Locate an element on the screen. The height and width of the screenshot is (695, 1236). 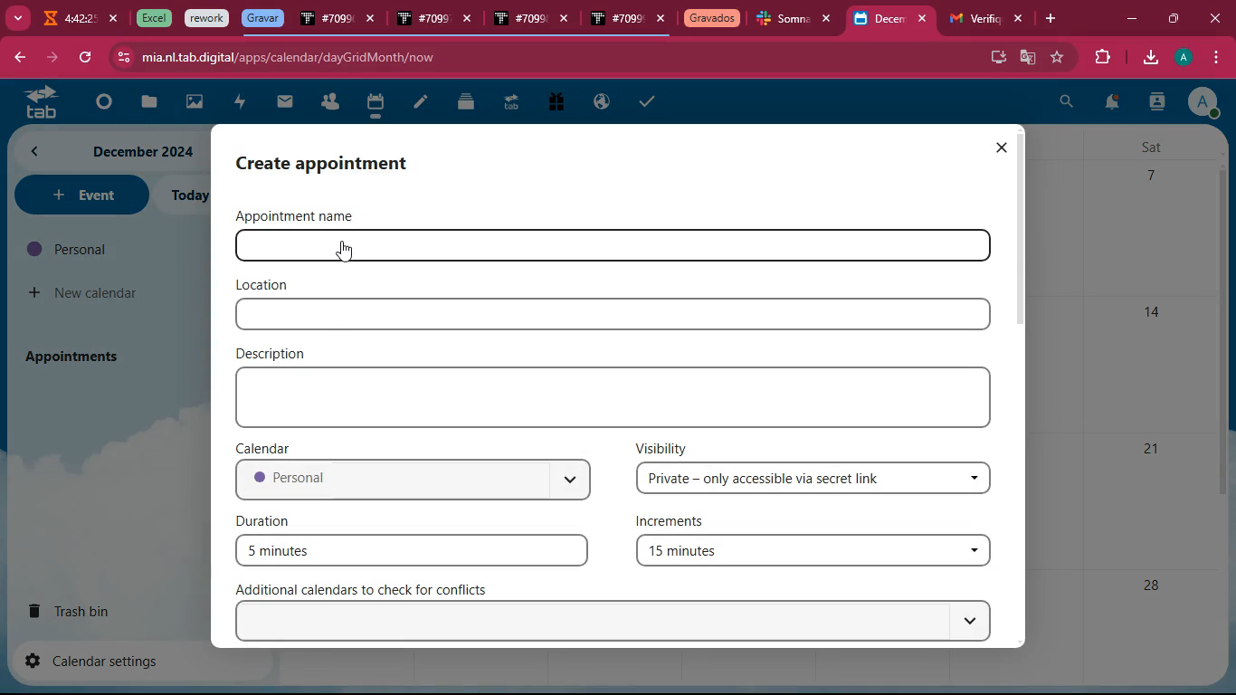
appointment name is located at coordinates (308, 215).